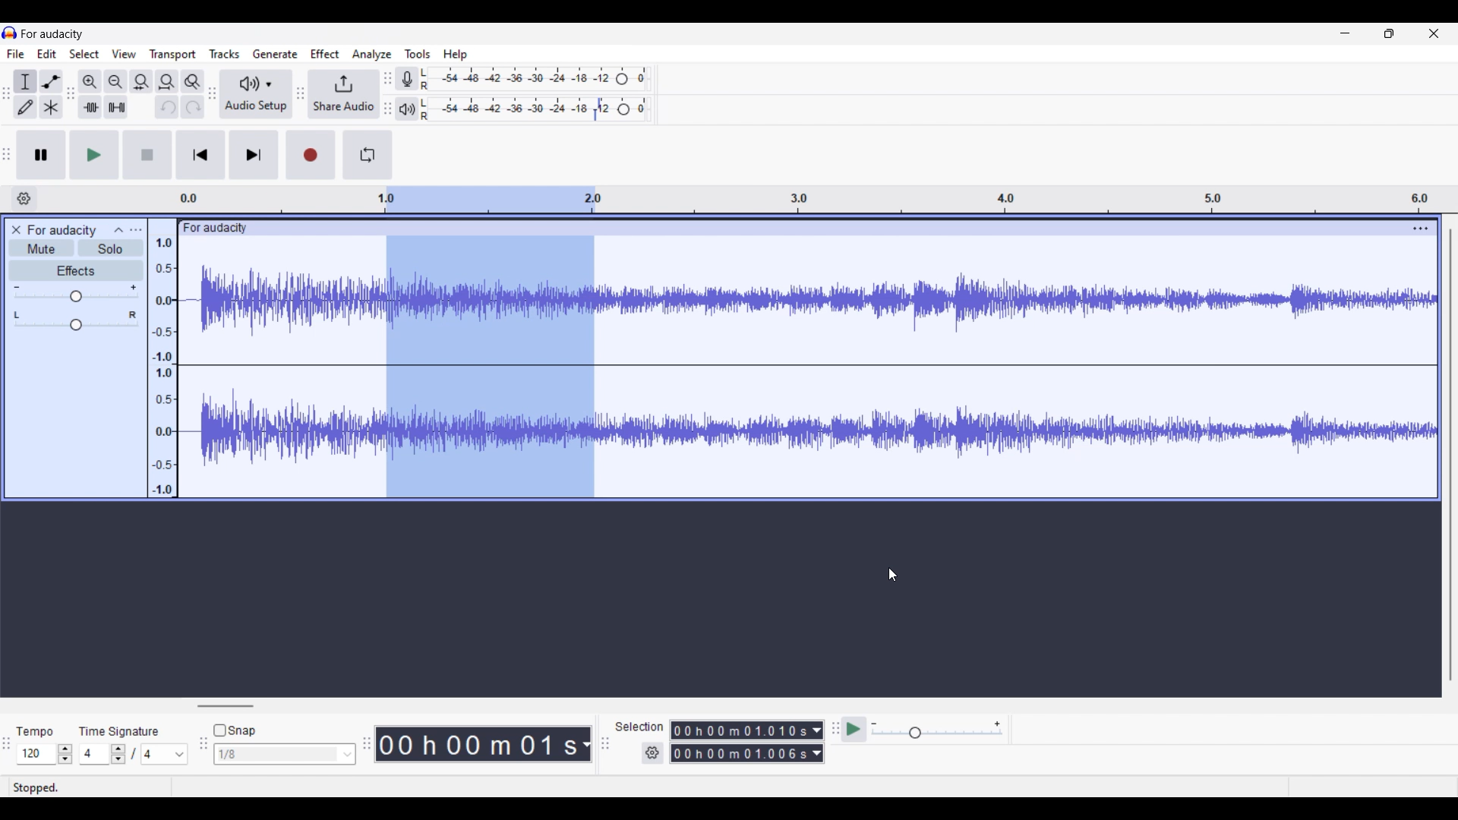 The height and width of the screenshot is (820, 1458). Describe the element at coordinates (142, 82) in the screenshot. I see `Fit selection to width` at that location.